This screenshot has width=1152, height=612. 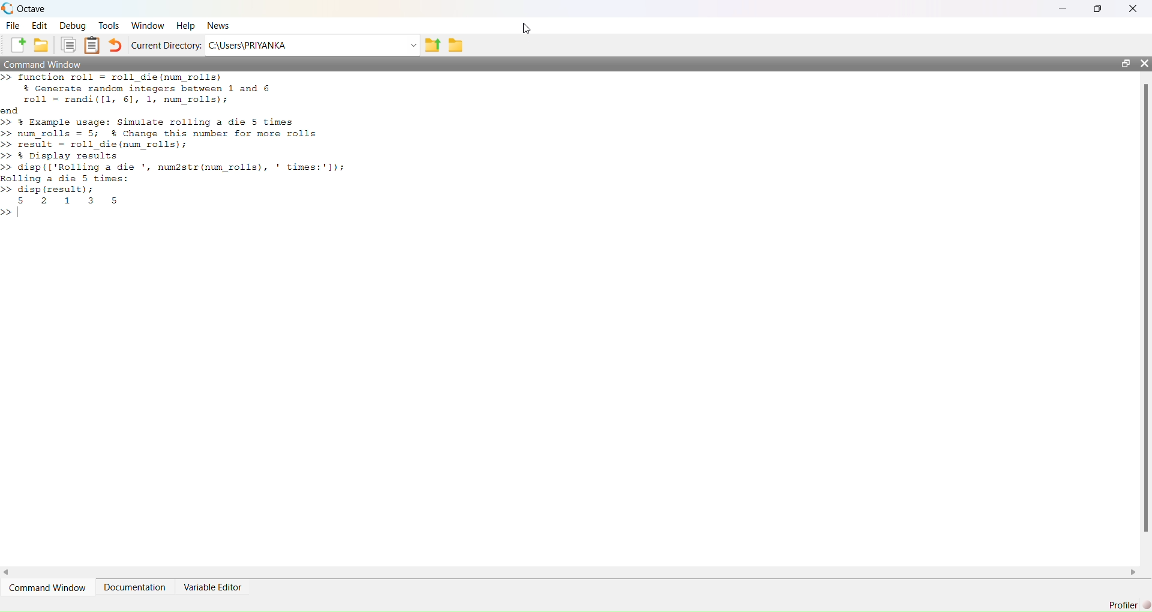 What do you see at coordinates (115, 46) in the screenshot?
I see `undo` at bounding box center [115, 46].